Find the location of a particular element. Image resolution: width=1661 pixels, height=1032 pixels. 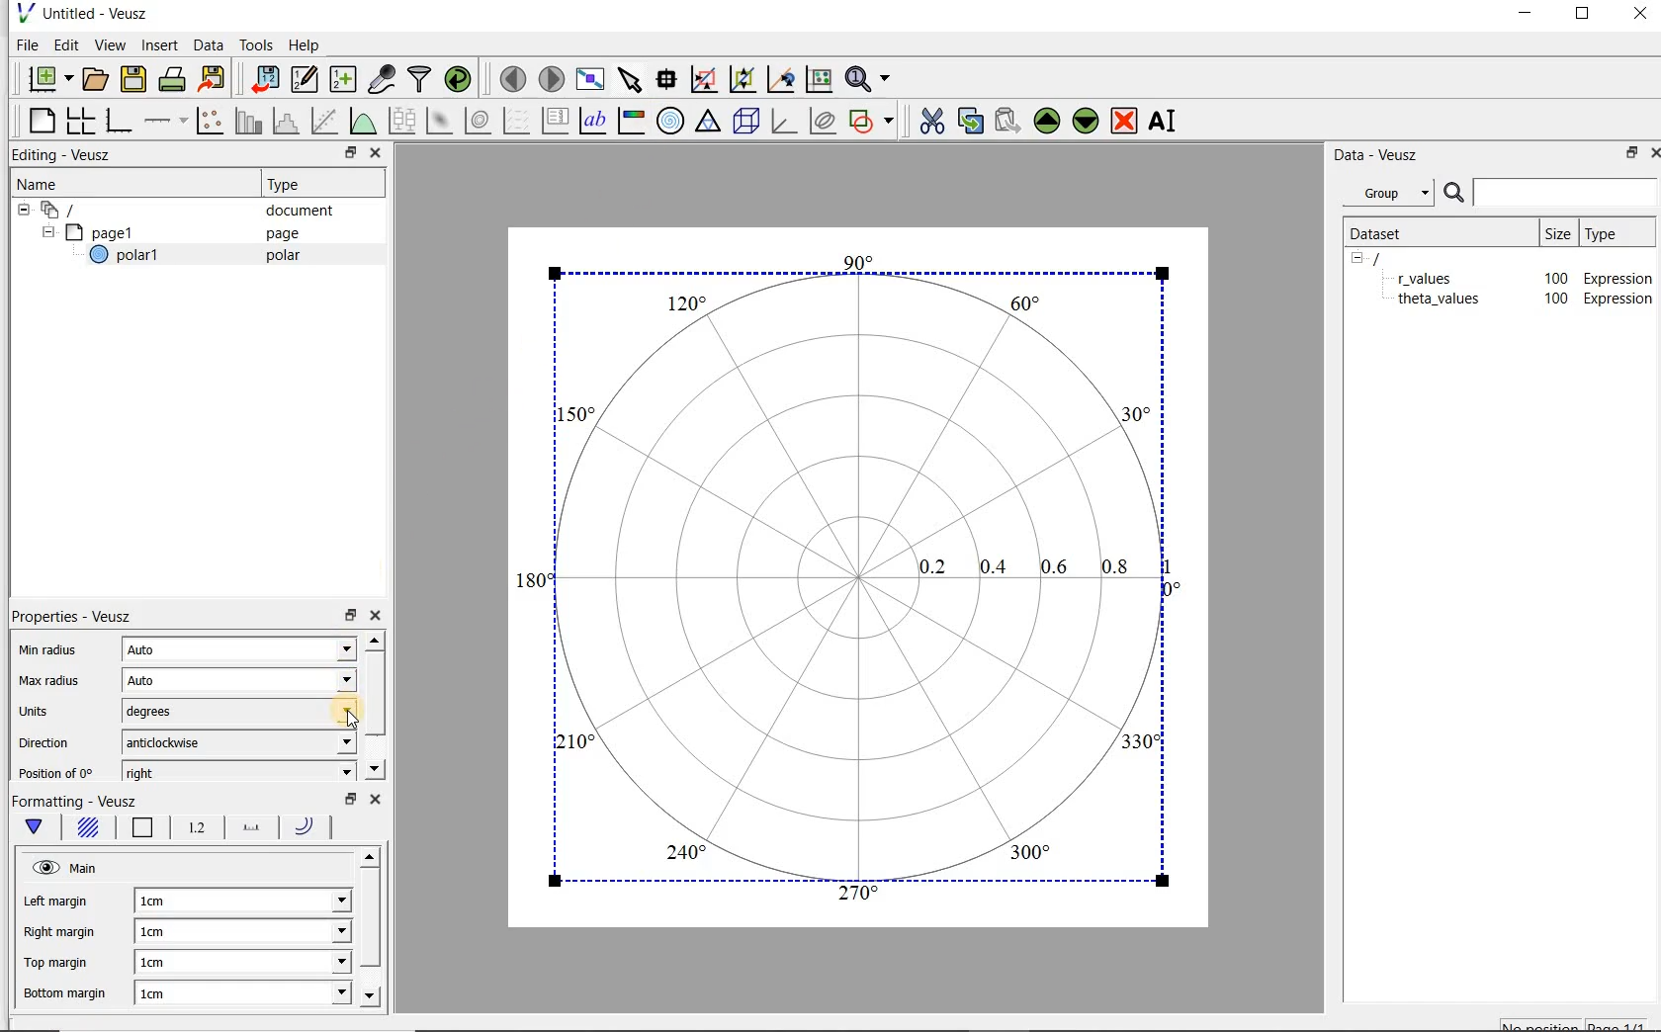

Close is located at coordinates (1651, 151).